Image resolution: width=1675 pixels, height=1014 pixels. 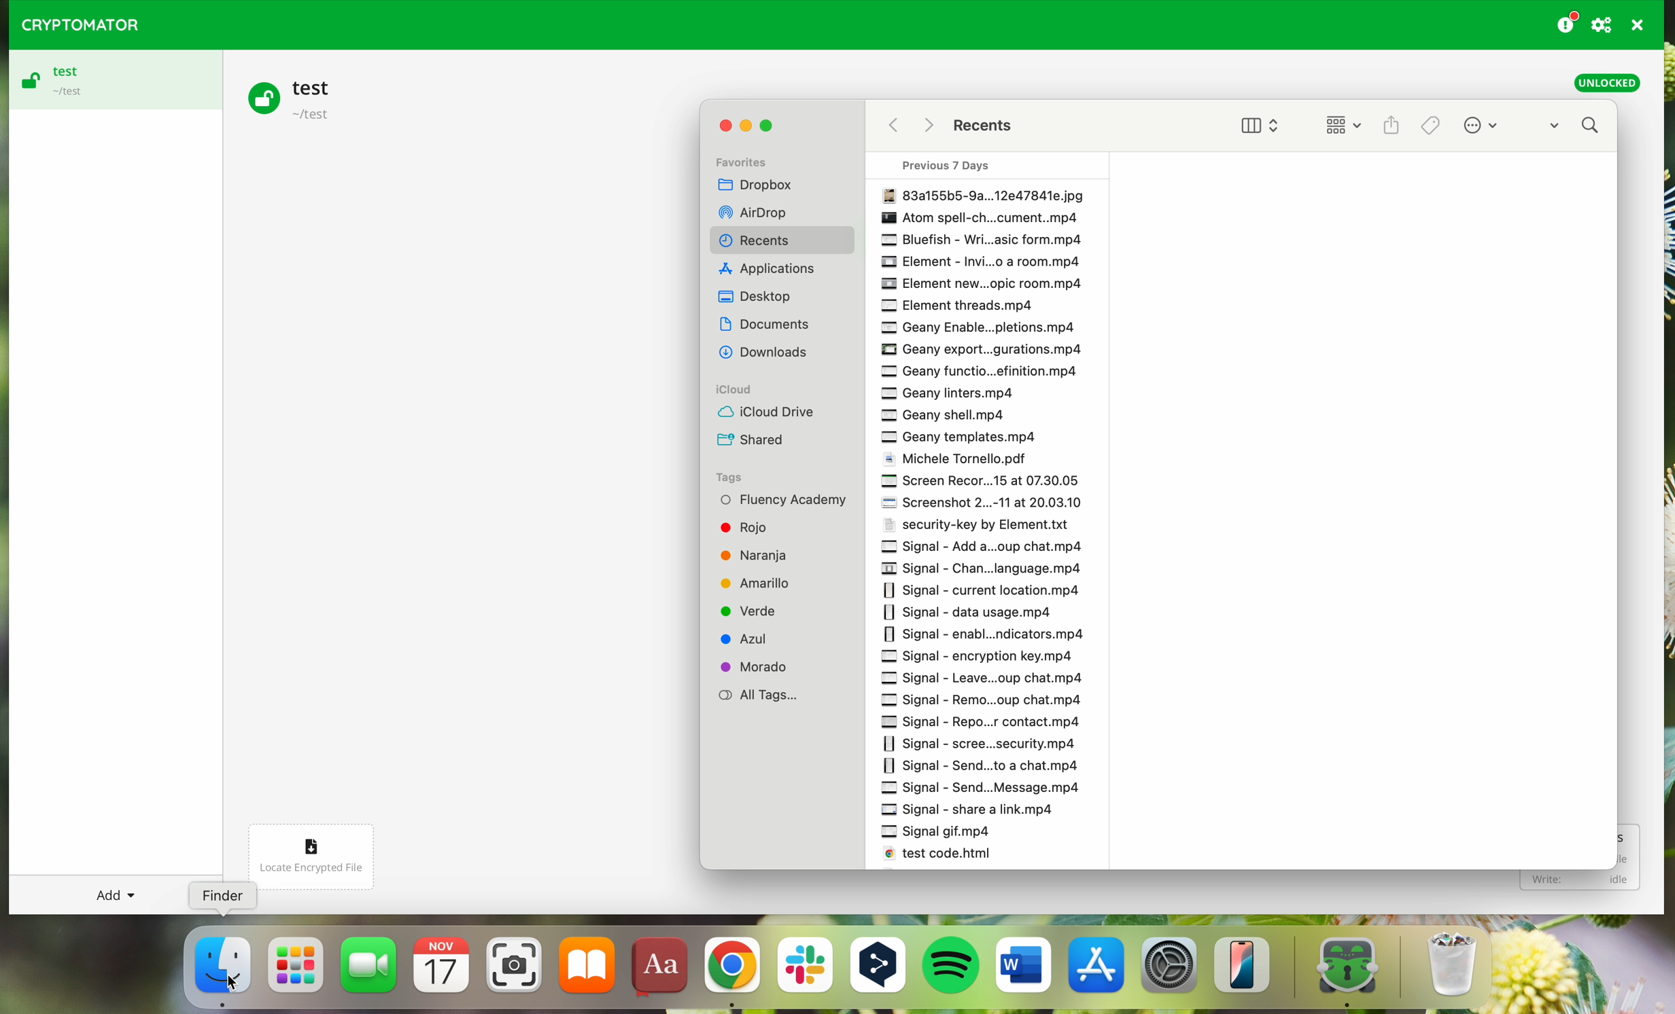 I want to click on Signal gif, so click(x=944, y=833).